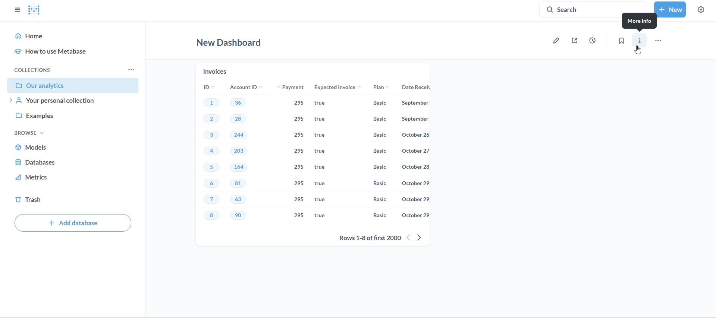 This screenshot has height=318, width=716. Describe the element at coordinates (295, 88) in the screenshot. I see `payment` at that location.